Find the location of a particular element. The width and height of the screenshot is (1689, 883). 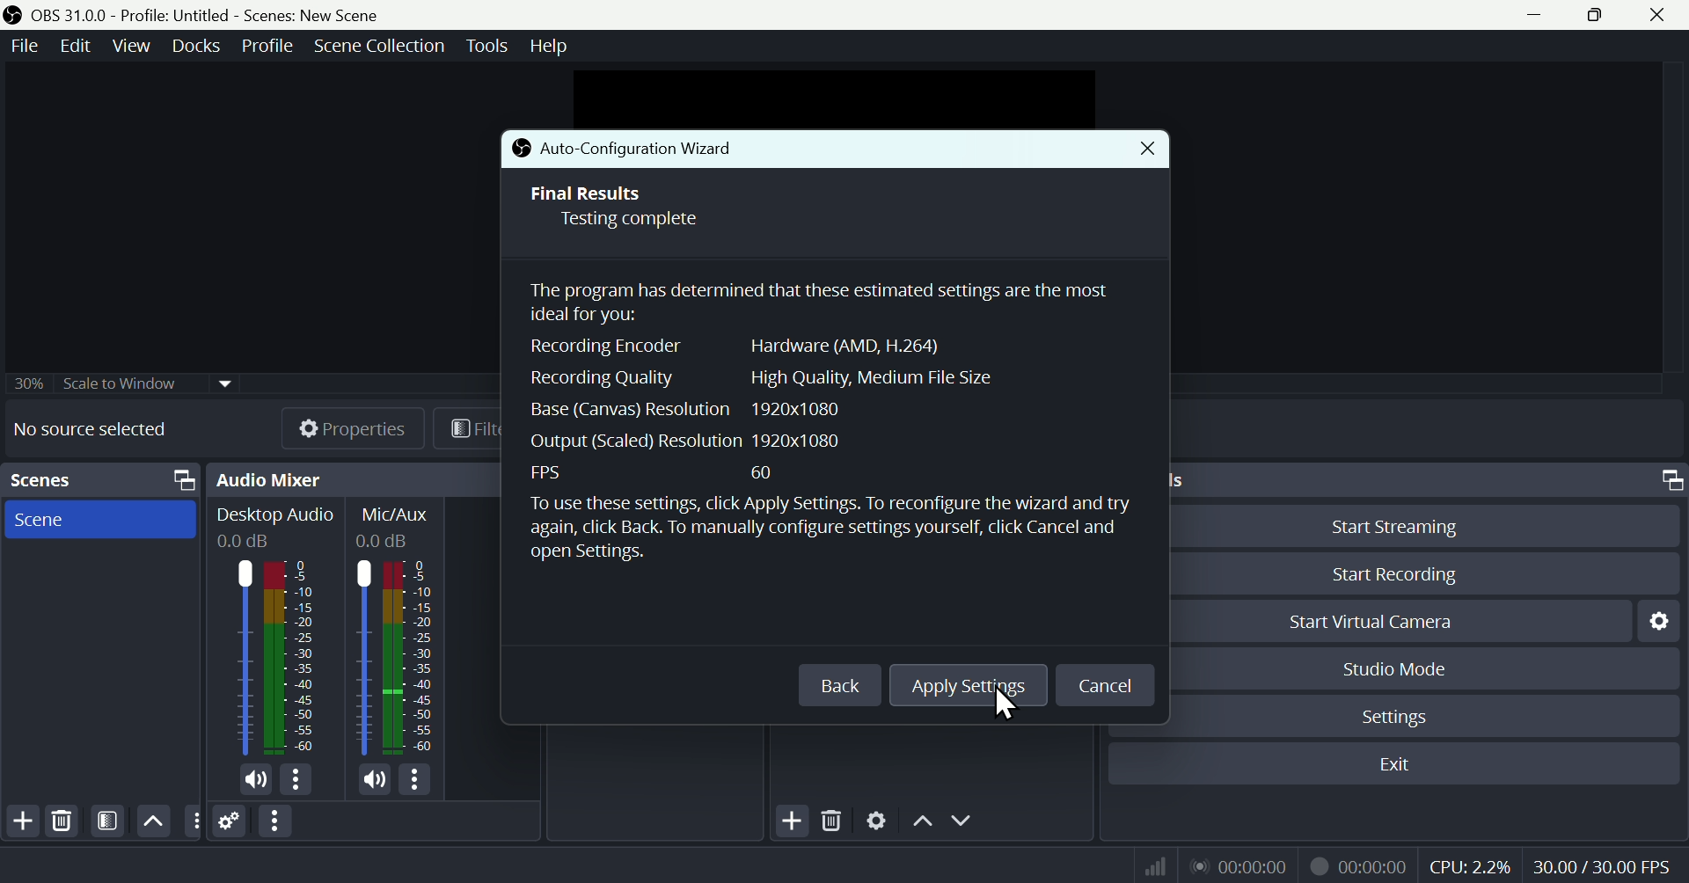

Delete is located at coordinates (832, 817).